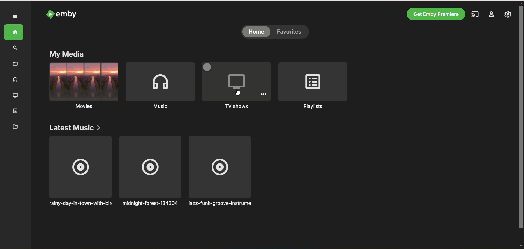  What do you see at coordinates (16, 80) in the screenshot?
I see `music` at bounding box center [16, 80].